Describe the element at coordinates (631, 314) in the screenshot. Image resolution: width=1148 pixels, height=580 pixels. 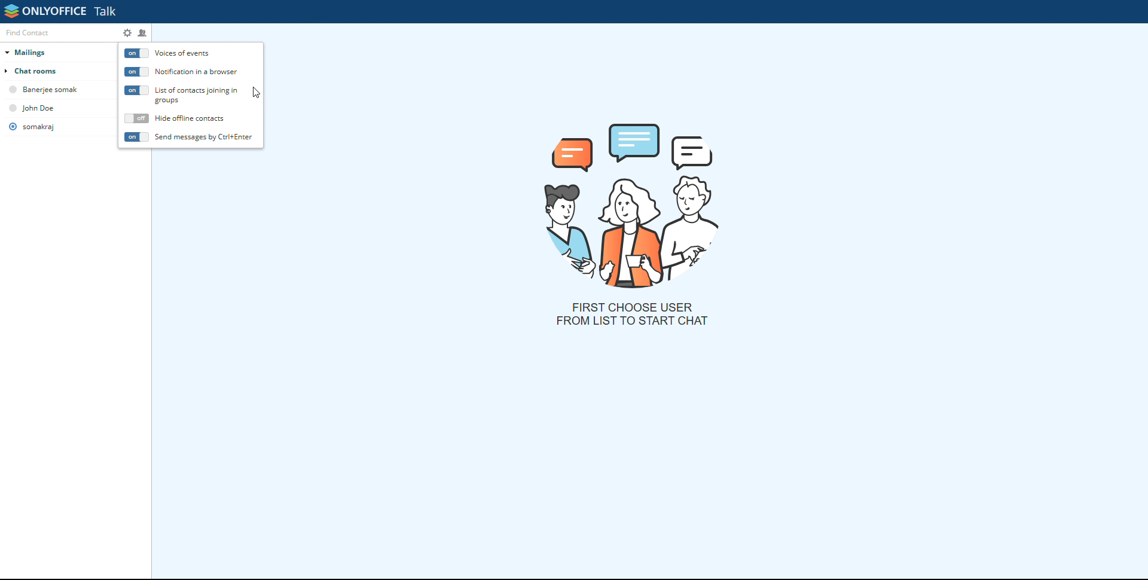
I see `first choose user from list to start chat` at that location.